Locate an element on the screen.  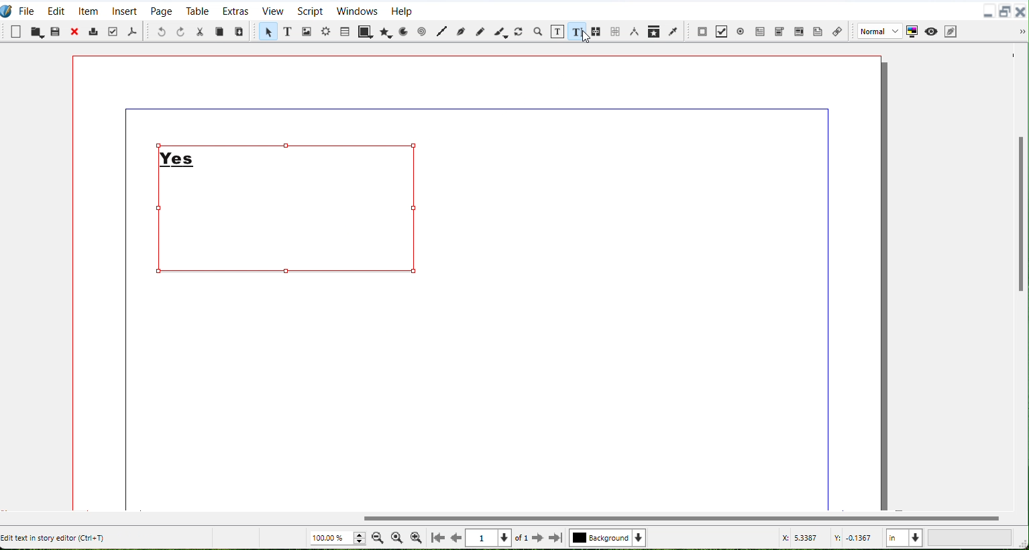
Paste is located at coordinates (56, 32).